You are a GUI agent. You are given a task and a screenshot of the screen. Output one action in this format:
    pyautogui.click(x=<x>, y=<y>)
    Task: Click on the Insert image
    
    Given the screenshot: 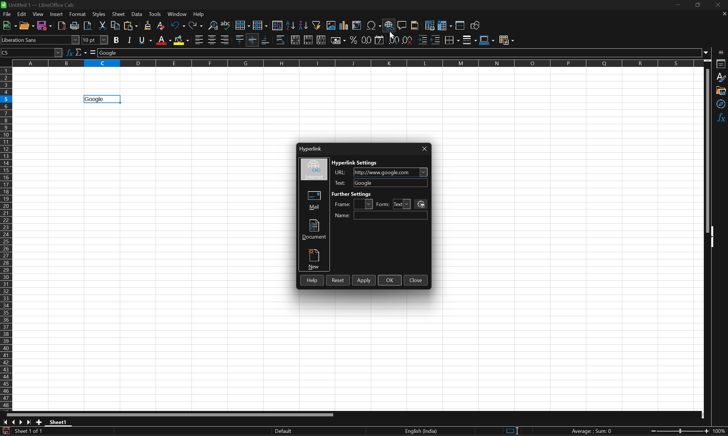 What is the action you would take?
    pyautogui.click(x=332, y=25)
    